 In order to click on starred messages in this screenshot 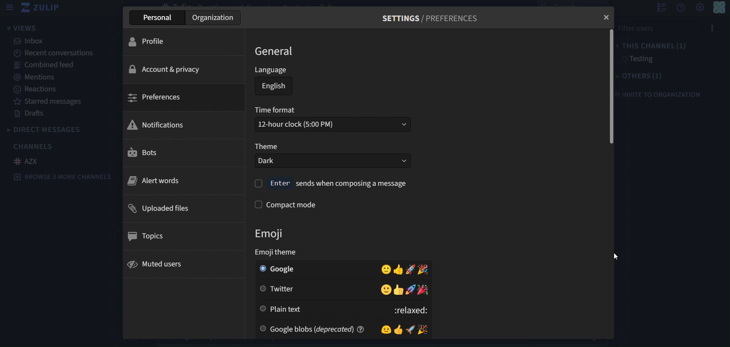, I will do `click(47, 101)`.